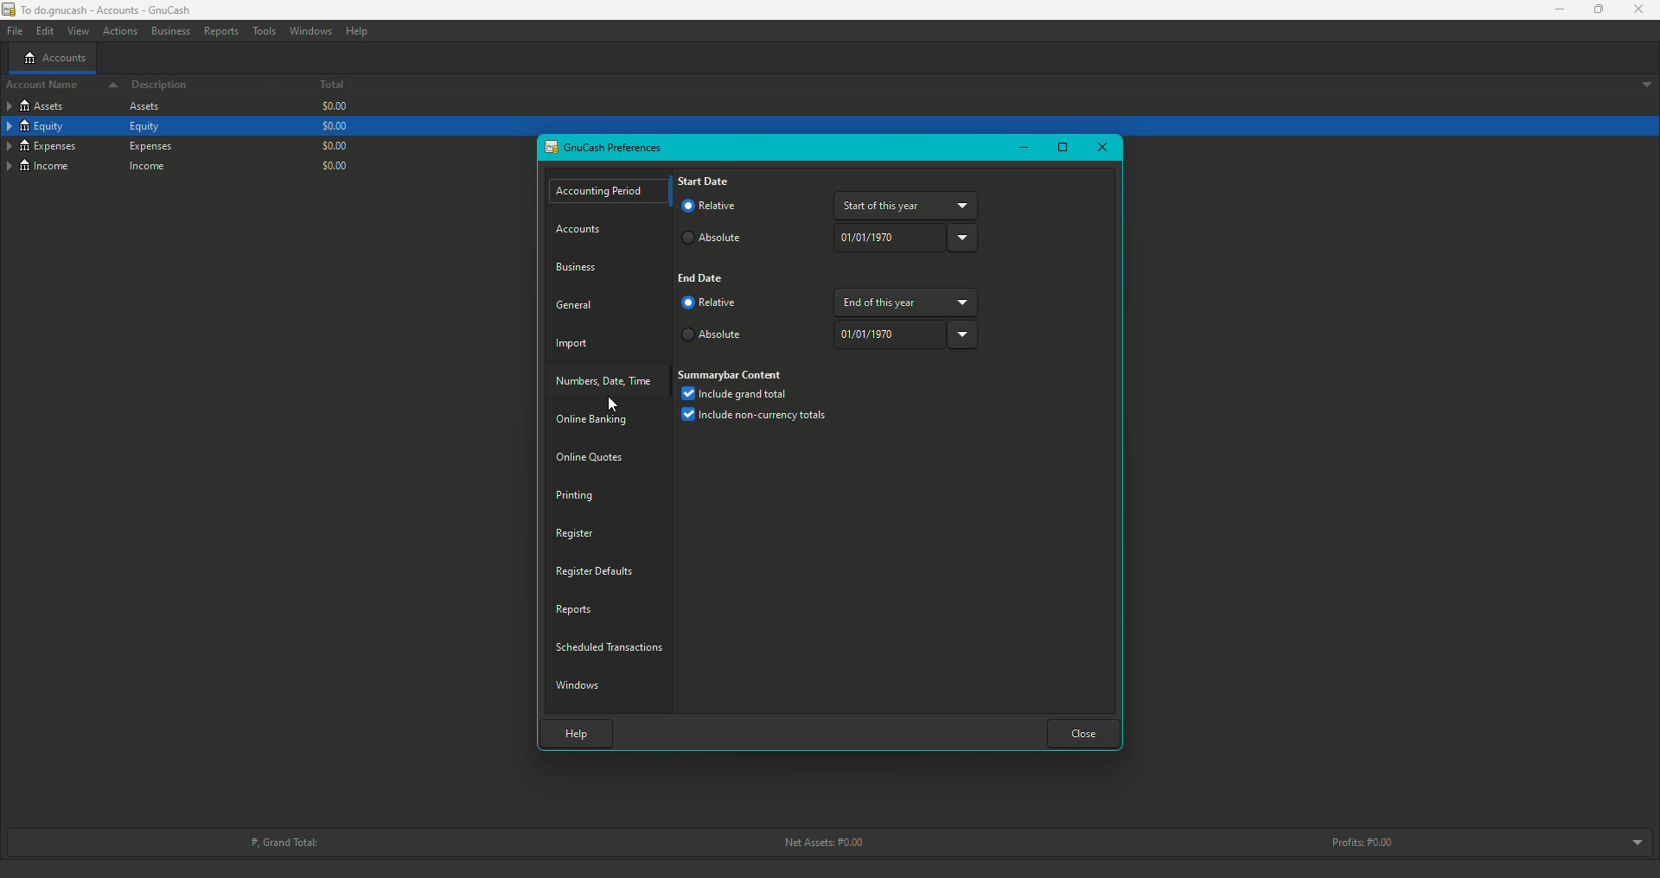 This screenshot has width=1660, height=878. I want to click on Help, so click(572, 731).